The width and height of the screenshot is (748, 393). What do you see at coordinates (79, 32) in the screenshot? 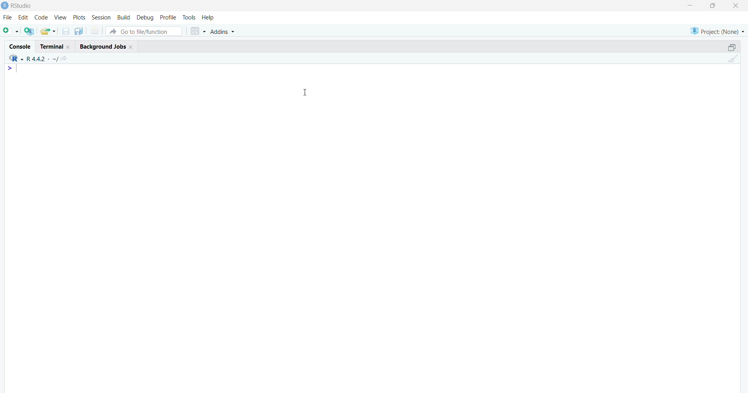
I see `save all open documents` at bounding box center [79, 32].